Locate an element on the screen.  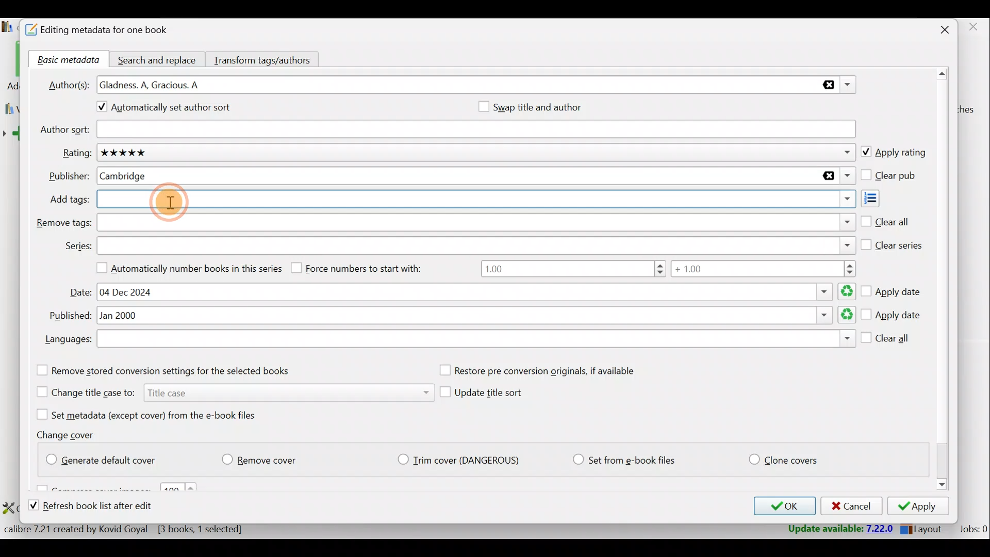
Authors is located at coordinates (477, 86).